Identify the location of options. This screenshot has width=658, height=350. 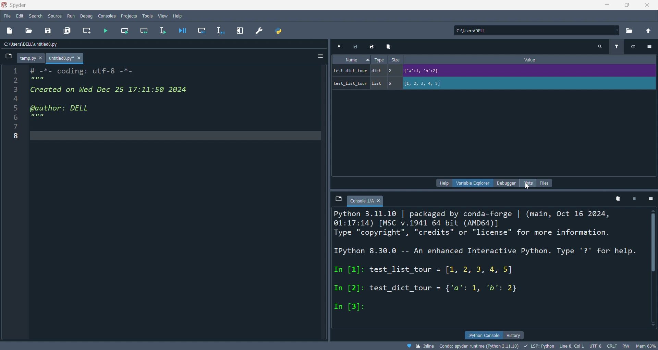
(321, 56).